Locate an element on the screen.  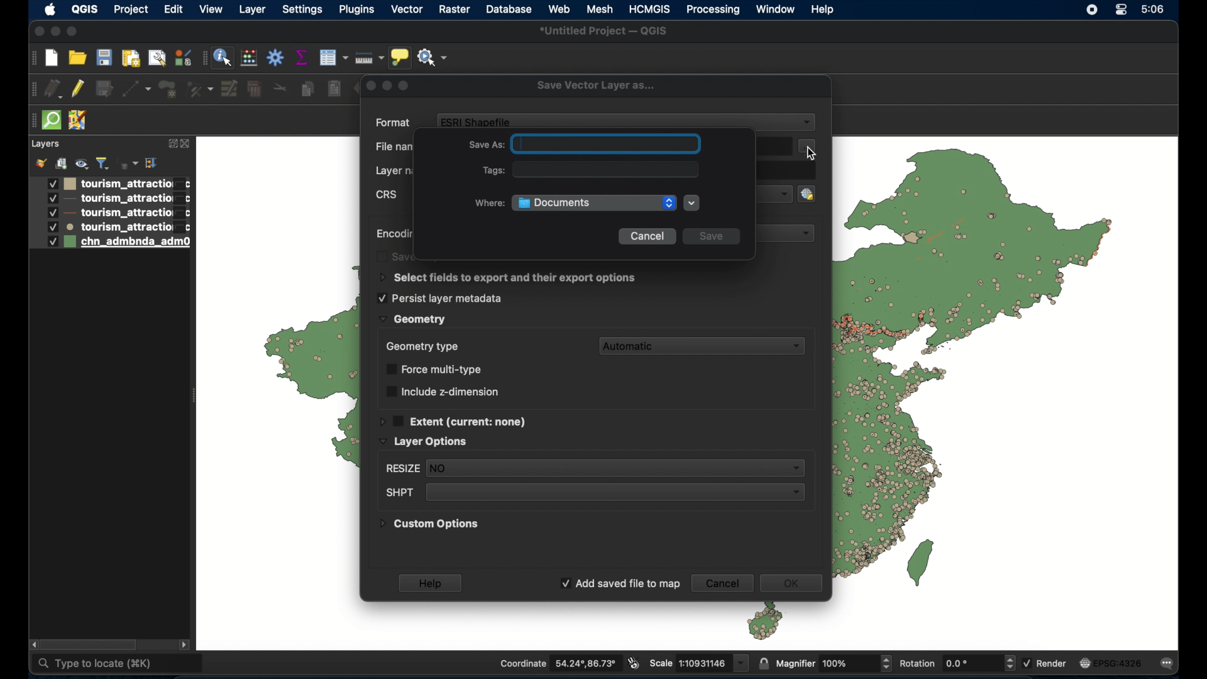
scale is located at coordinates (699, 663).